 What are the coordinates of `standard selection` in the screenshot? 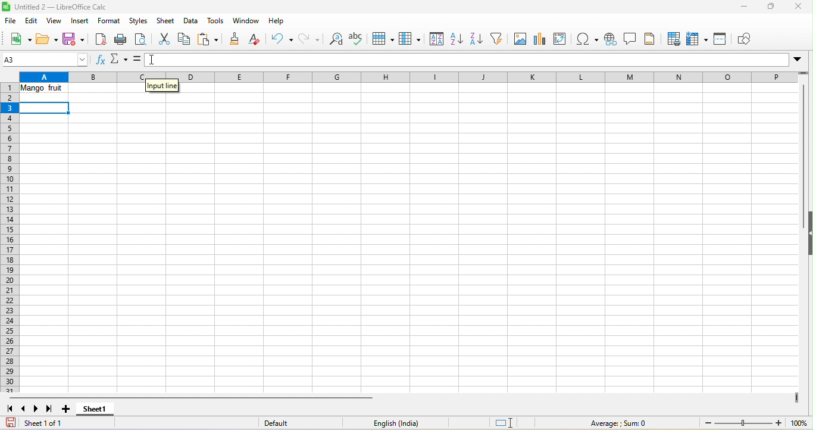 It's located at (508, 422).